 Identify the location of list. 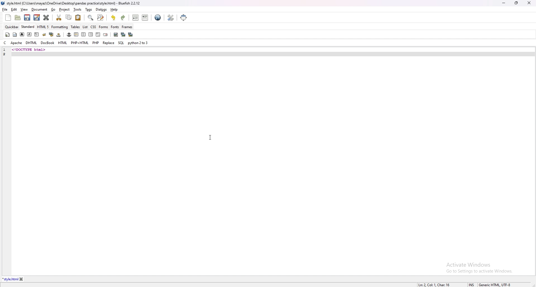
(85, 26).